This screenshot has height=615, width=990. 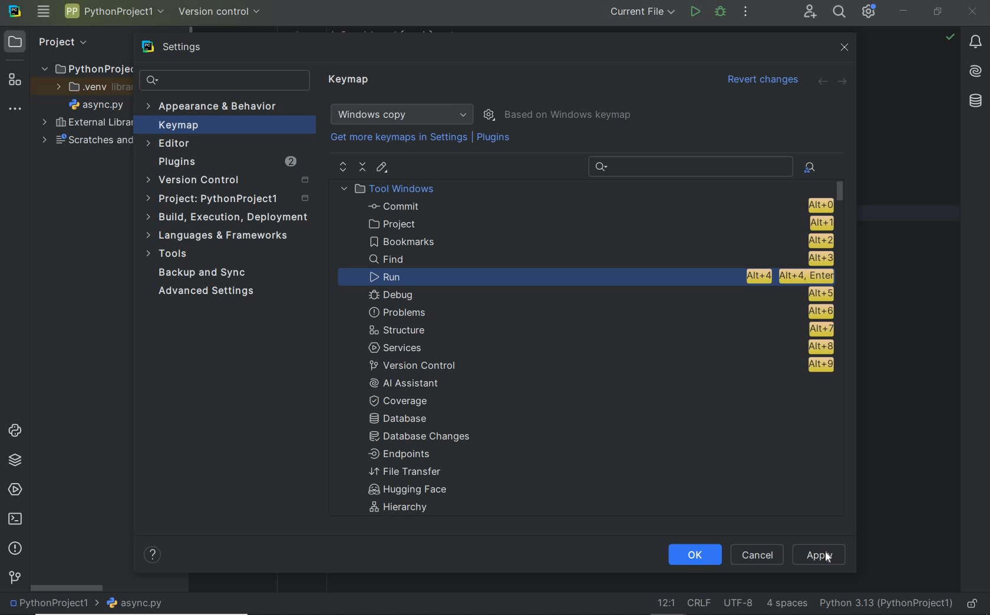 What do you see at coordinates (225, 80) in the screenshot?
I see `search settings` at bounding box center [225, 80].